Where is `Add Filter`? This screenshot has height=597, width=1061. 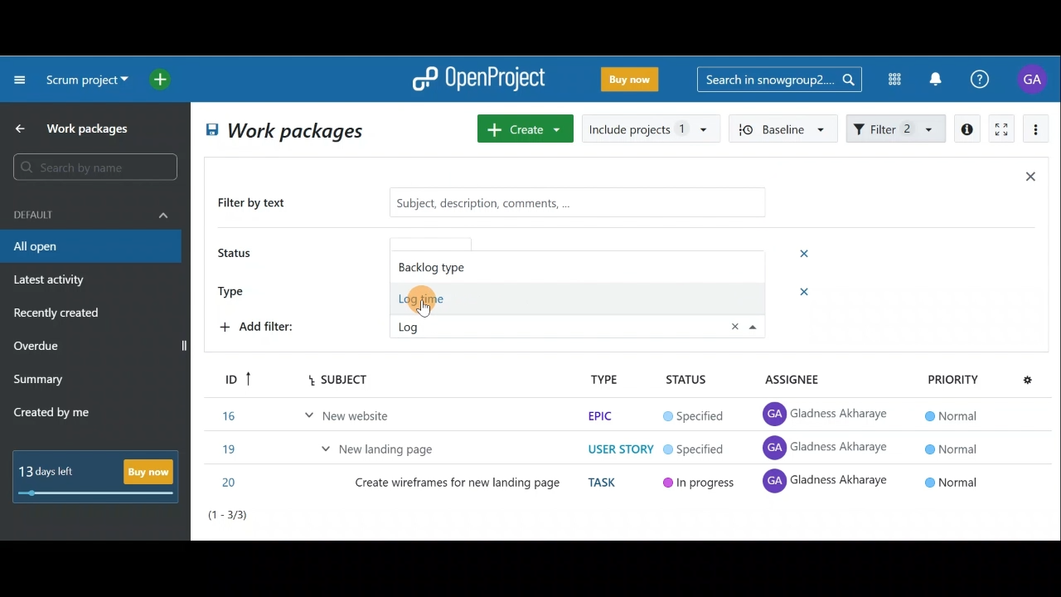 Add Filter is located at coordinates (262, 329).